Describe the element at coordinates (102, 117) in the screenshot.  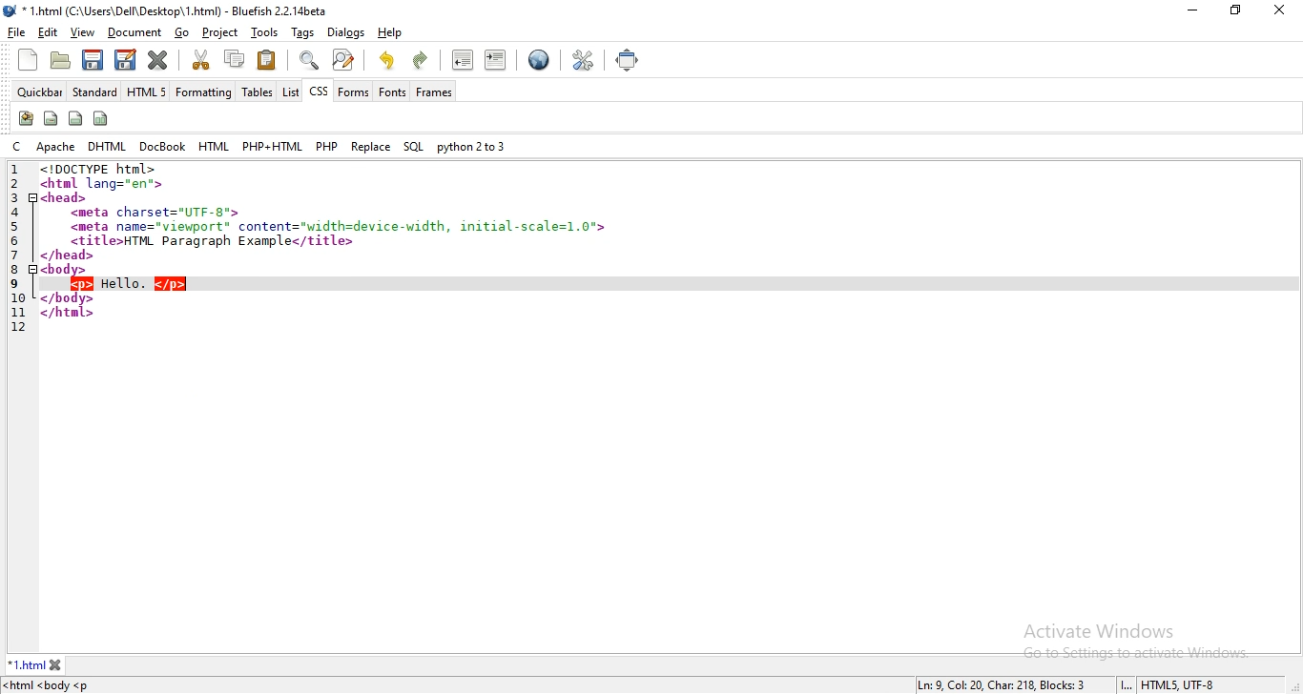
I see `columns` at that location.